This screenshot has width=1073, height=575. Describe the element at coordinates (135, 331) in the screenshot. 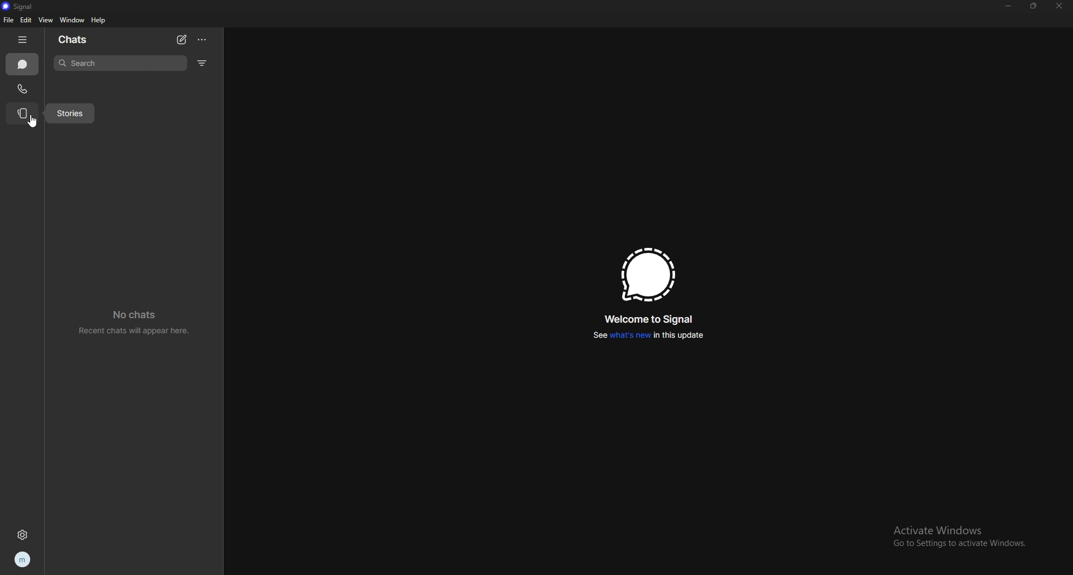

I see `Recent chats will appear here.` at that location.